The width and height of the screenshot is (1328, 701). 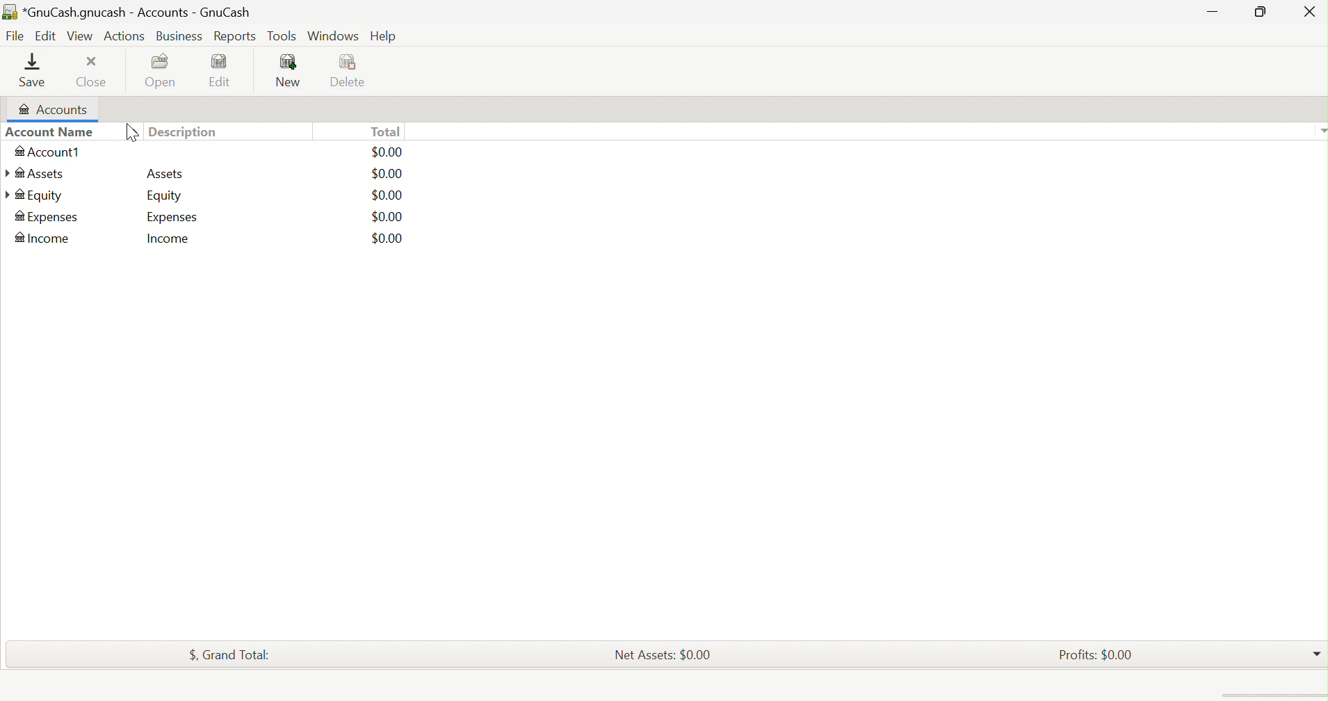 What do you see at coordinates (1317, 651) in the screenshot?
I see `Drop Down` at bounding box center [1317, 651].